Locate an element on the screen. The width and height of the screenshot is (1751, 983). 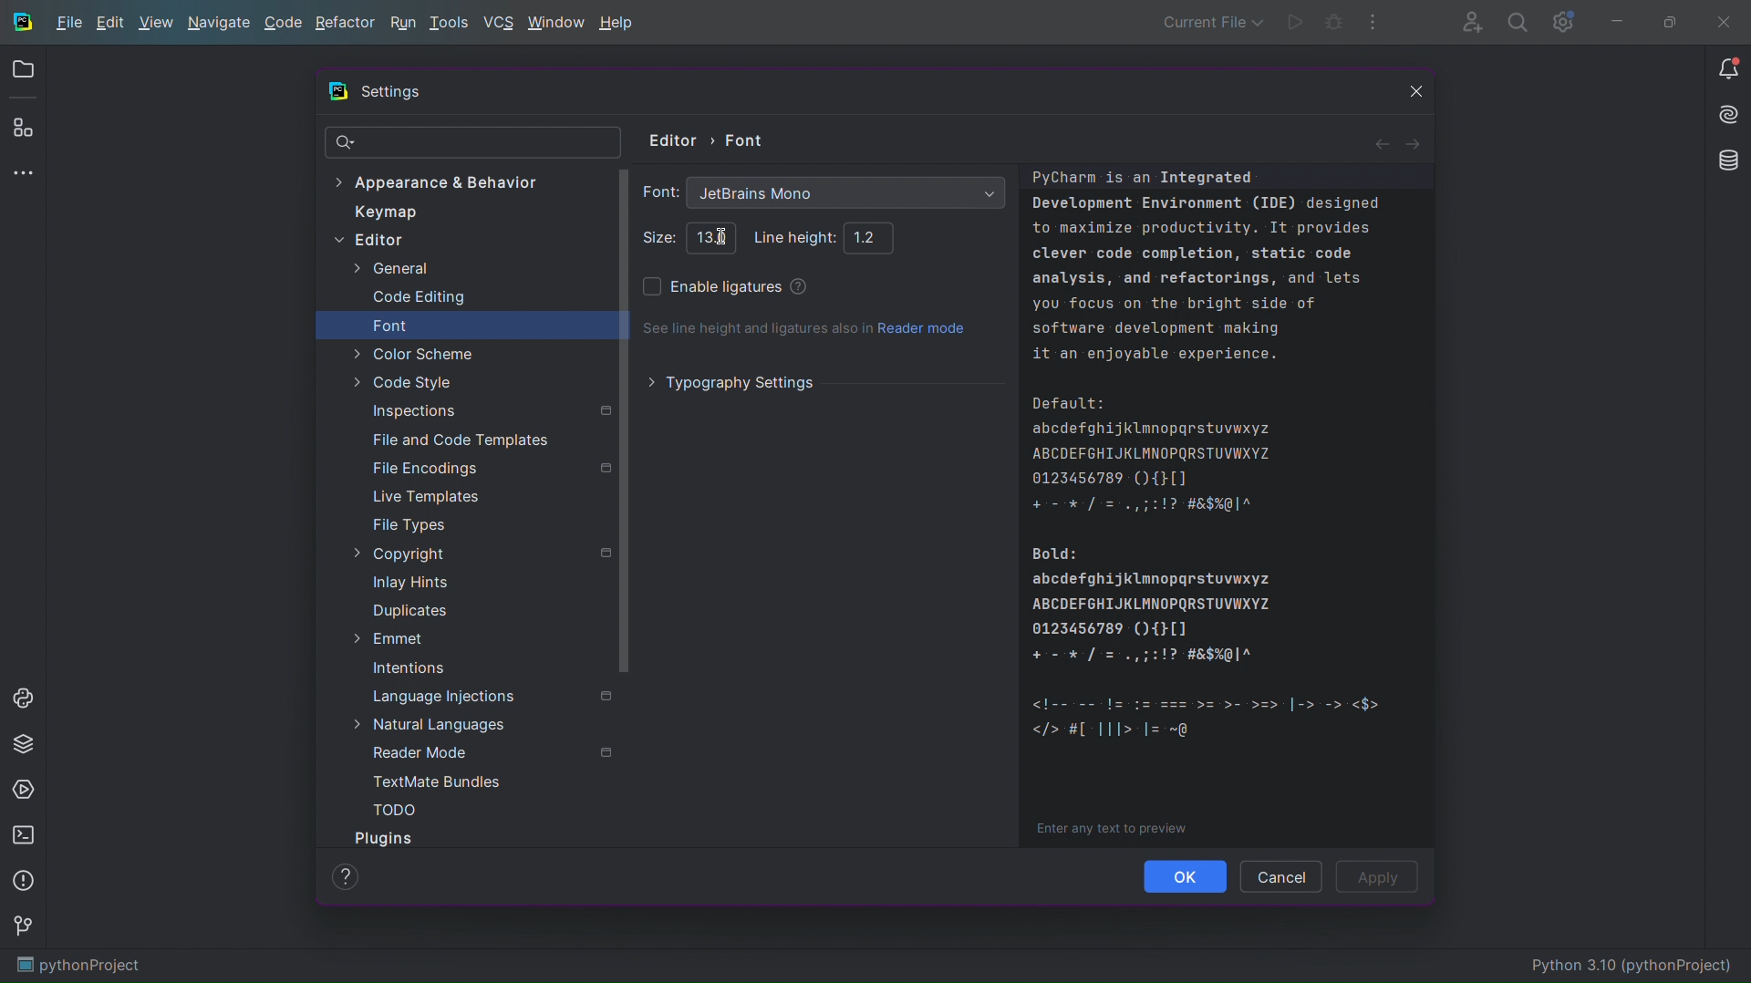
Code is located at coordinates (284, 26).